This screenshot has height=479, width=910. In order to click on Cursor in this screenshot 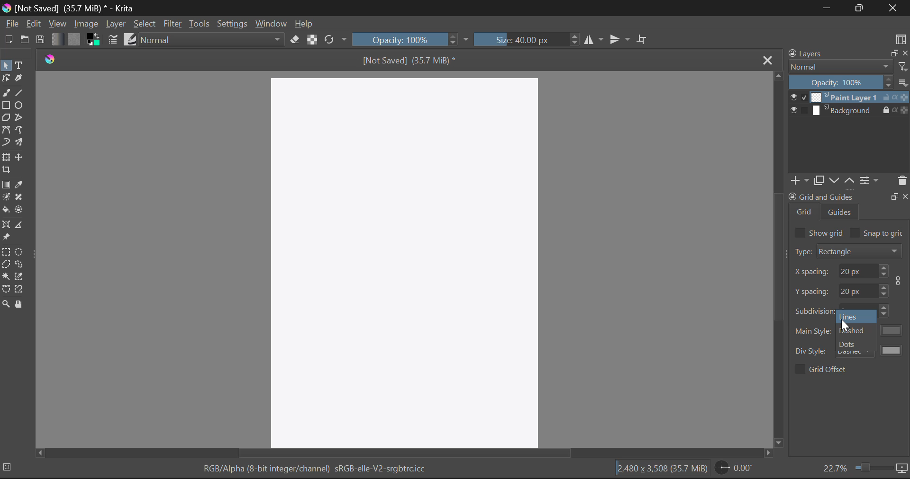, I will do `click(846, 325)`.